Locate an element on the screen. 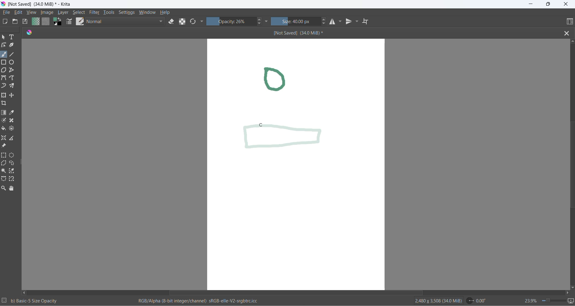  polygon tool is located at coordinates (4, 70).